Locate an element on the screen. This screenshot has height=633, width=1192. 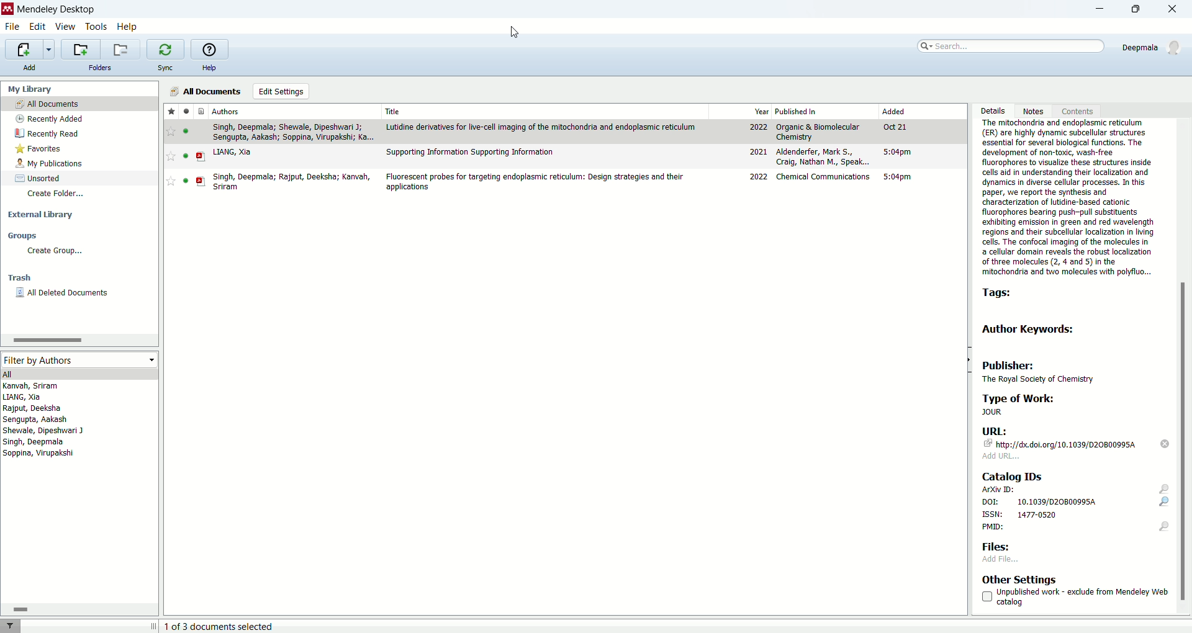
recently added is located at coordinates (48, 119).